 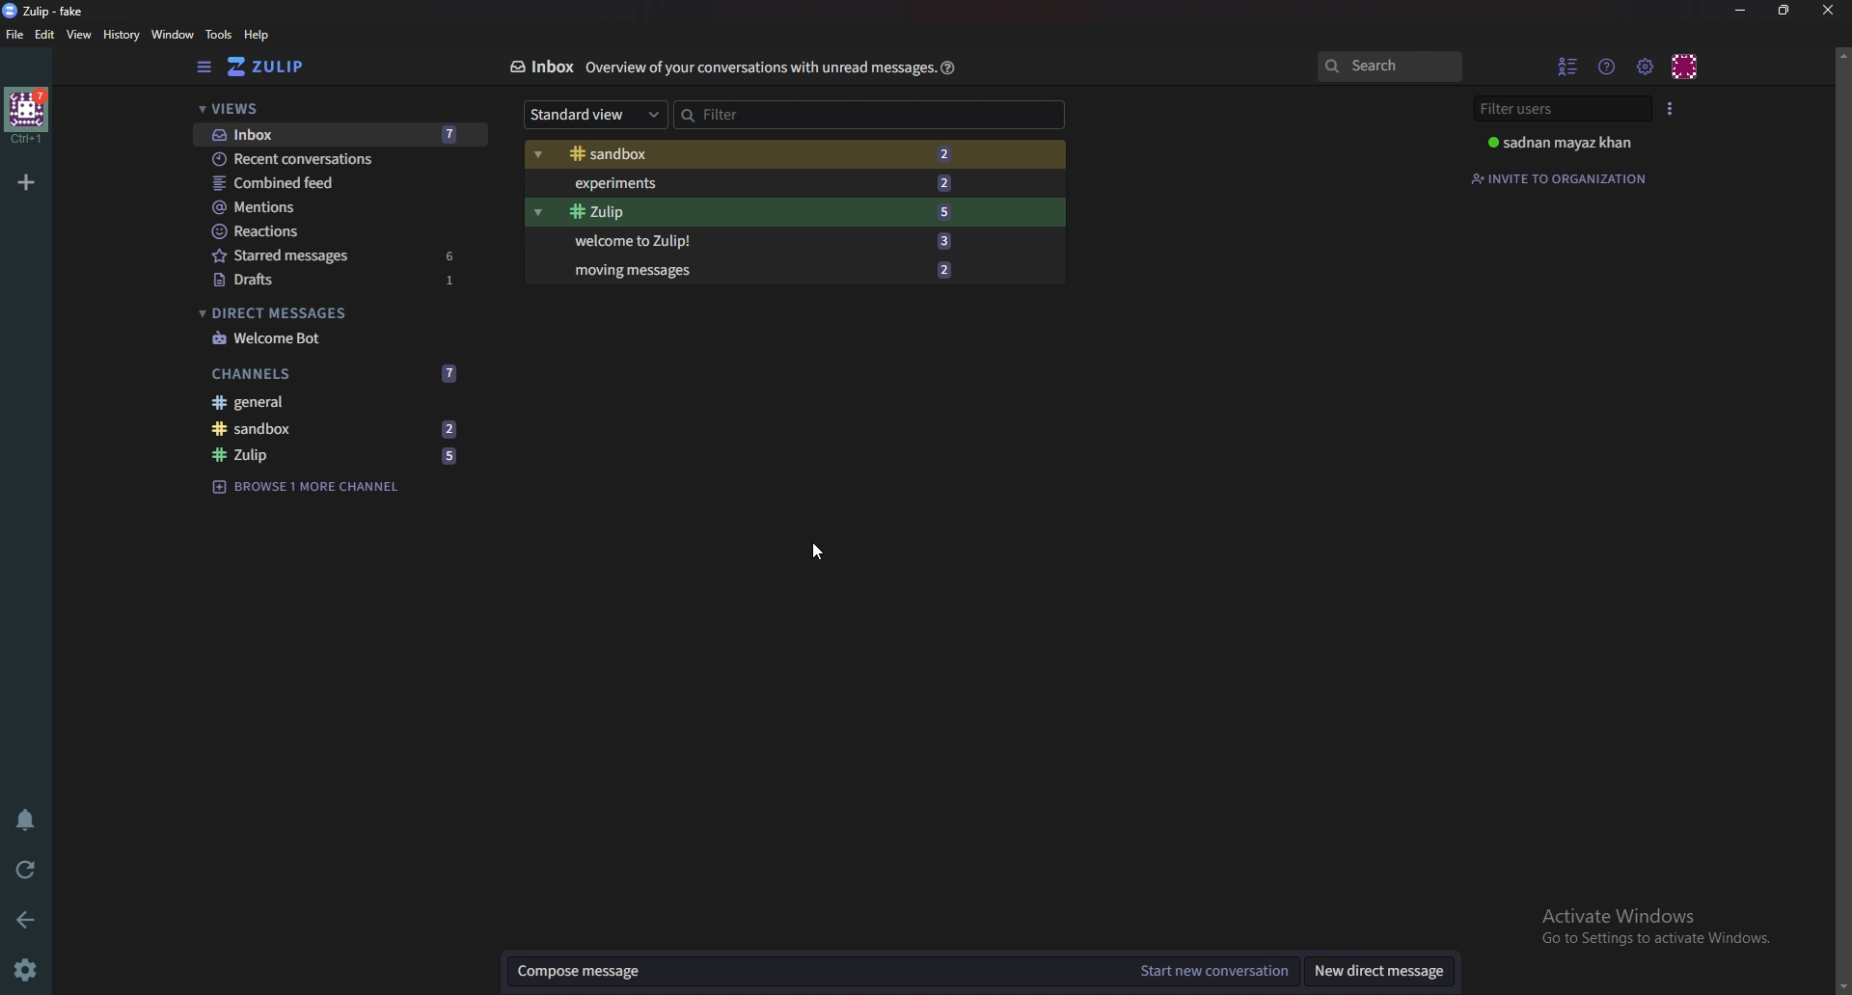 What do you see at coordinates (812, 969) in the screenshot?
I see `Compose message` at bounding box center [812, 969].